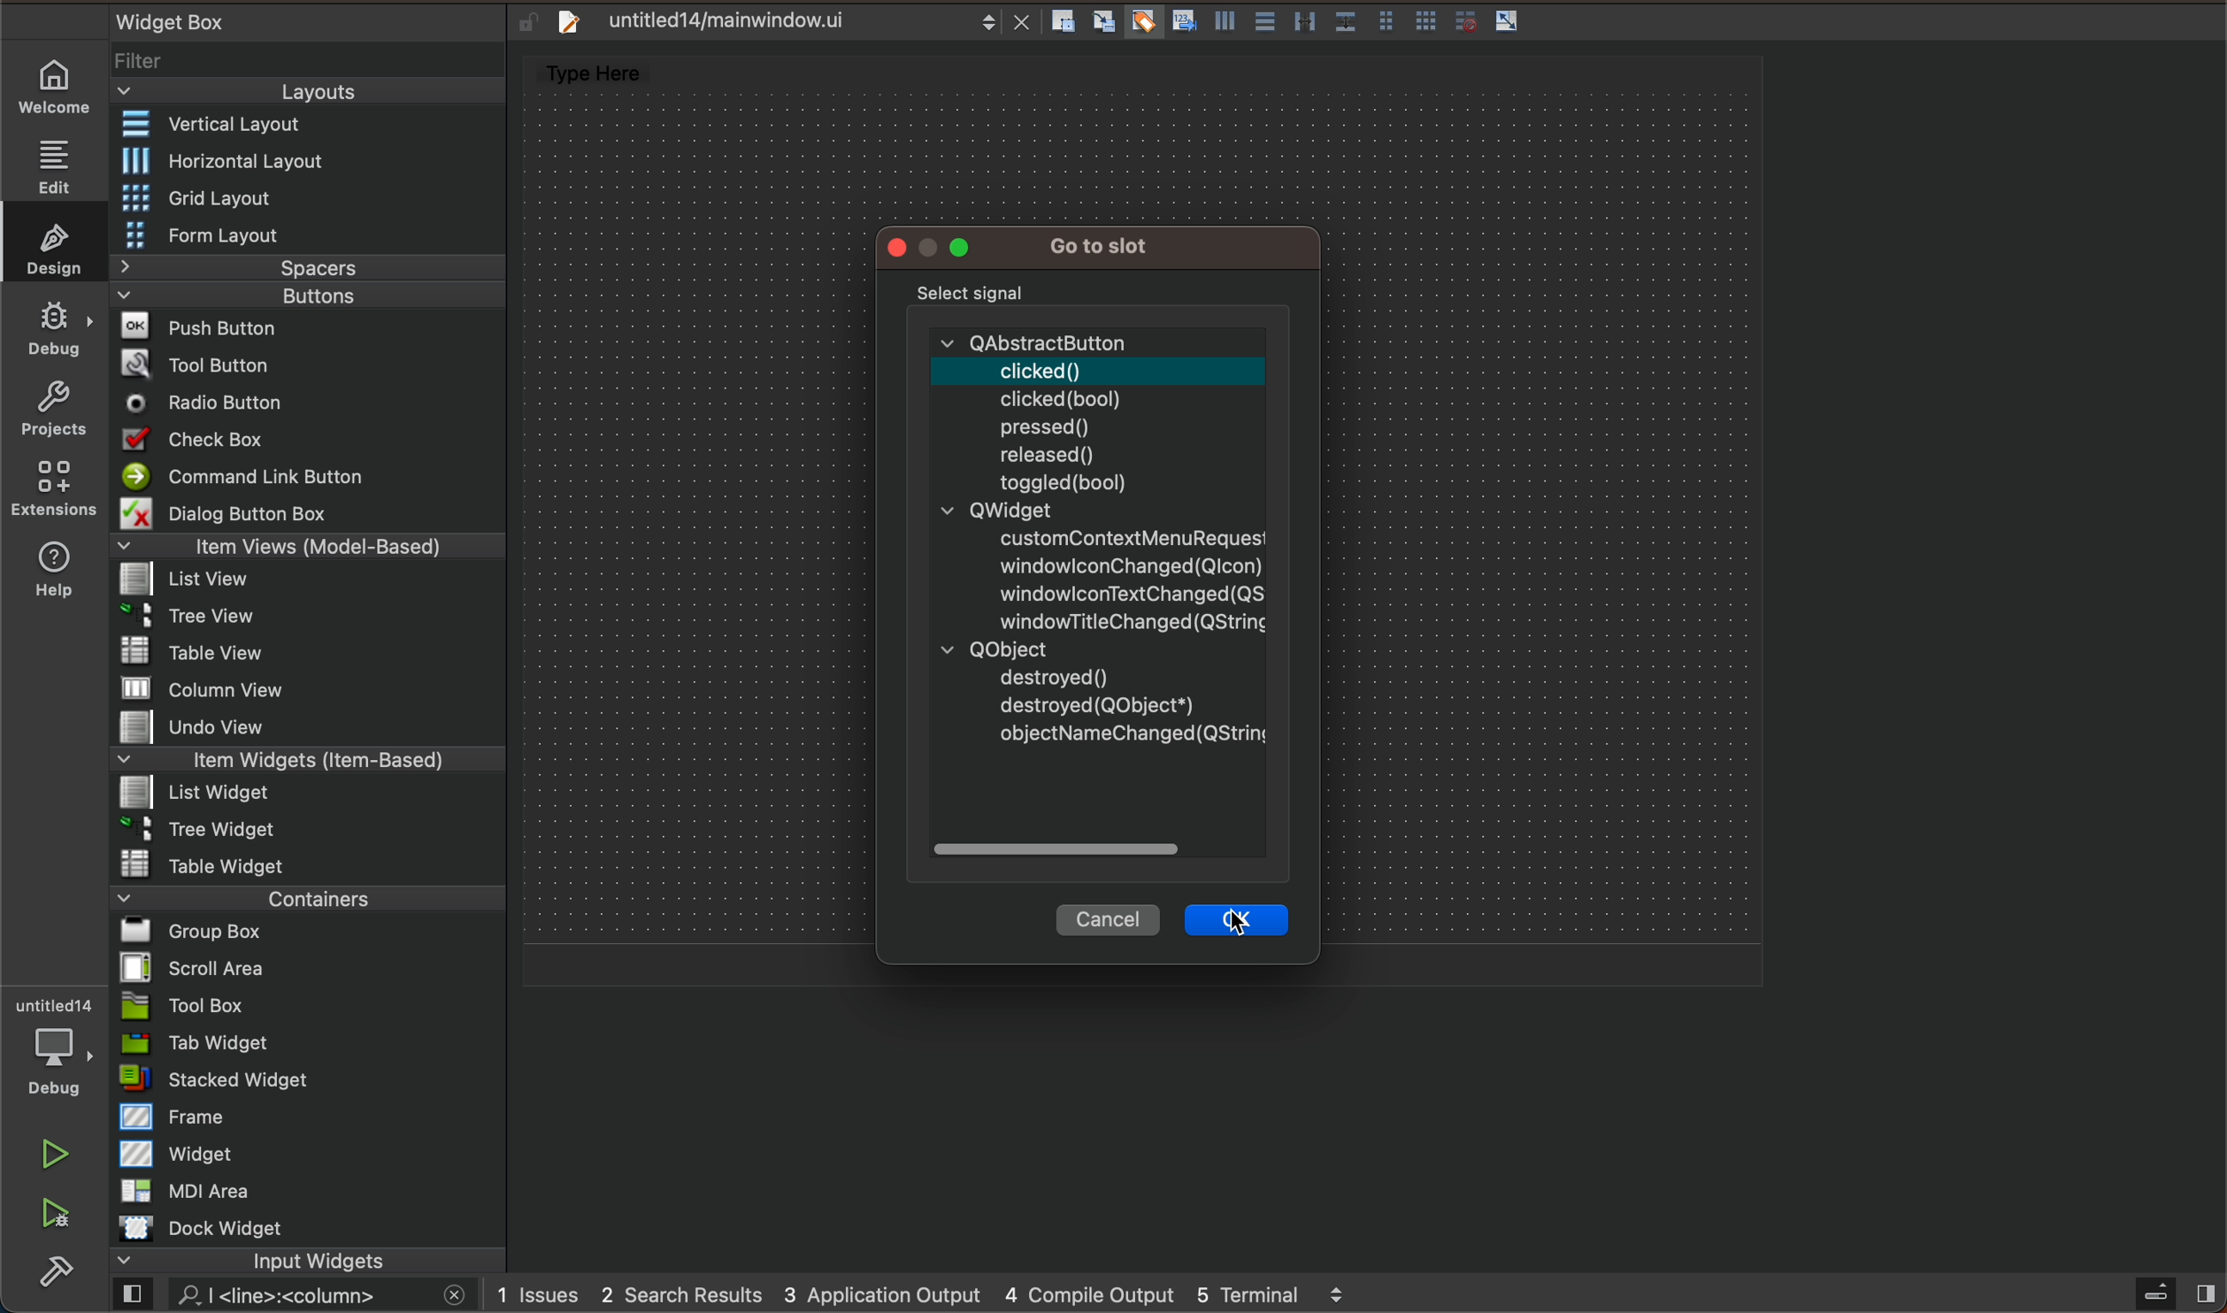 The image size is (2227, 1313). I want to click on qwidget, so click(1098, 566).